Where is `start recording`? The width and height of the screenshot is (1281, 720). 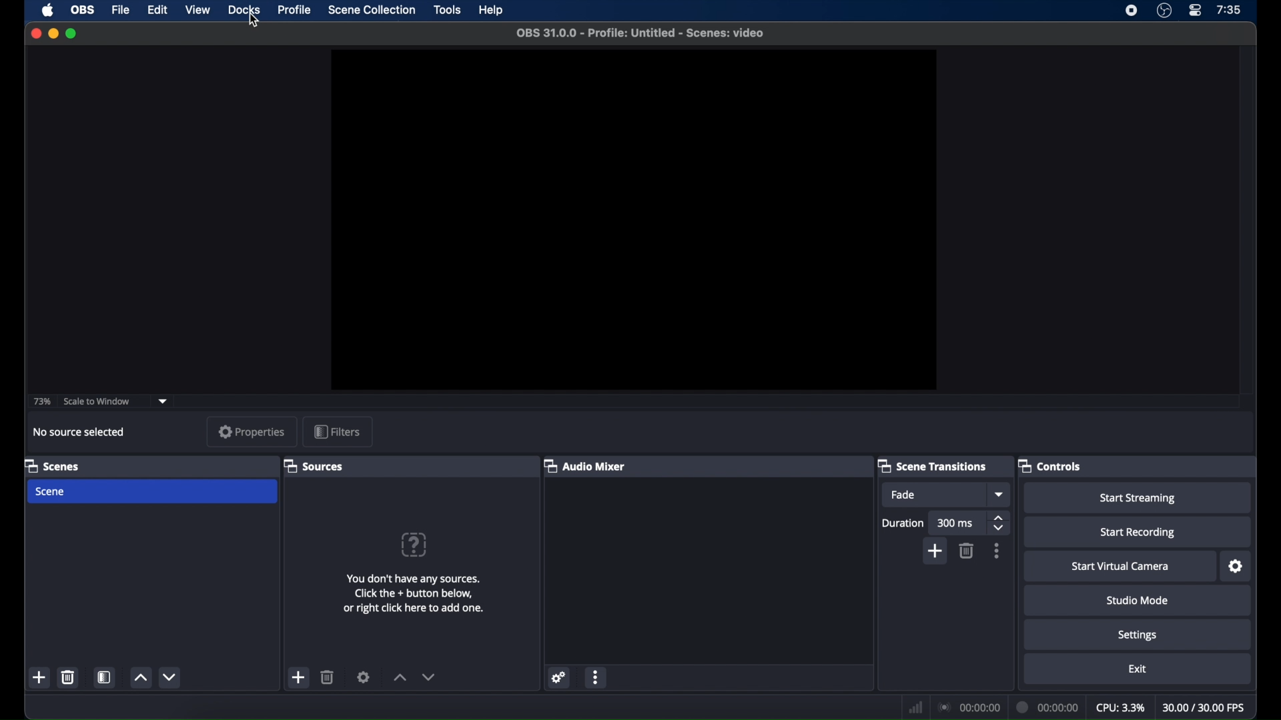
start recording is located at coordinates (1137, 532).